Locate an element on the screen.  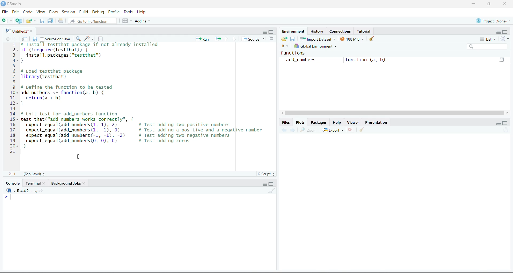
source on save is located at coordinates (56, 39).